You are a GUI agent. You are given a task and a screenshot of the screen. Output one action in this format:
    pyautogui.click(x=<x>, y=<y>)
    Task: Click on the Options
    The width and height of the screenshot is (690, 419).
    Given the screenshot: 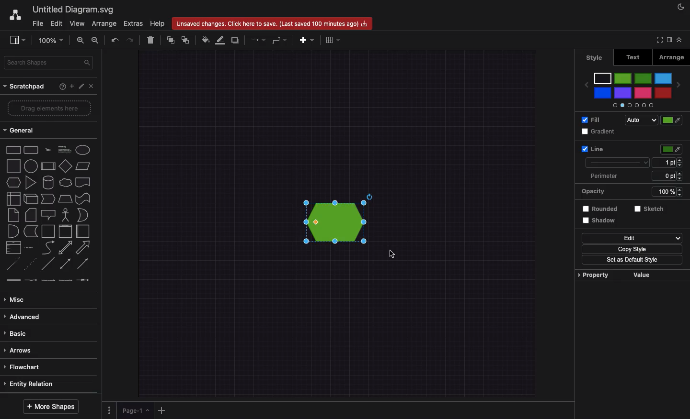 What is the action you would take?
    pyautogui.click(x=110, y=409)
    